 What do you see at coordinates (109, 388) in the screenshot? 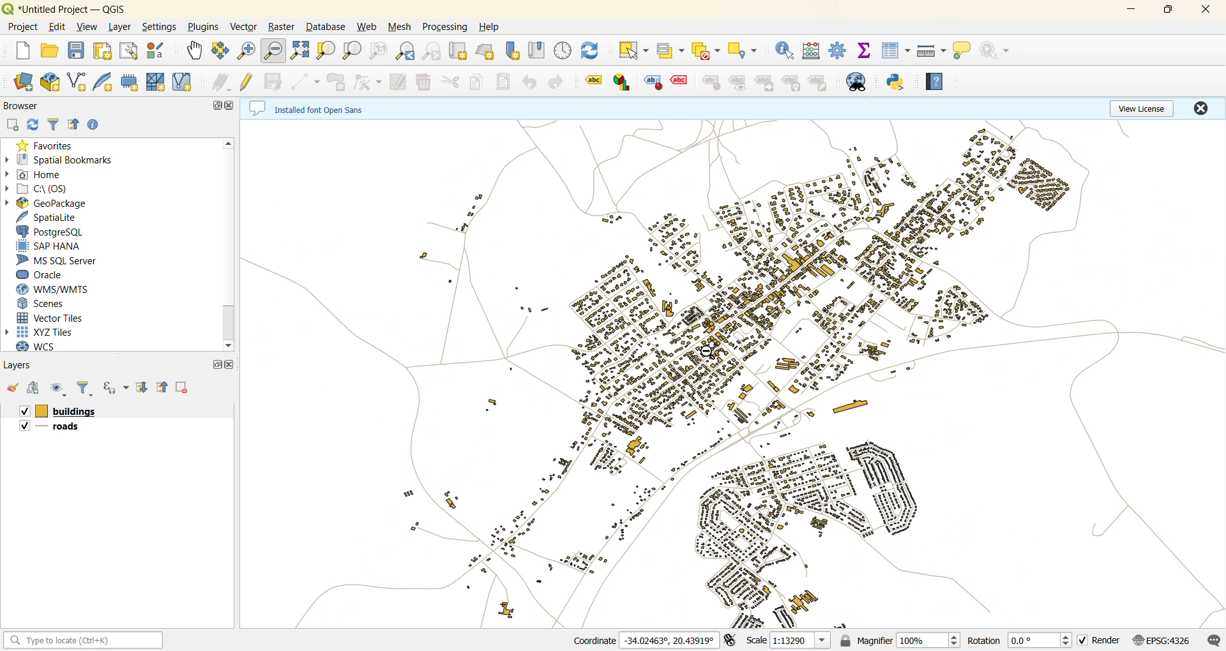
I see `filter by expression` at bounding box center [109, 388].